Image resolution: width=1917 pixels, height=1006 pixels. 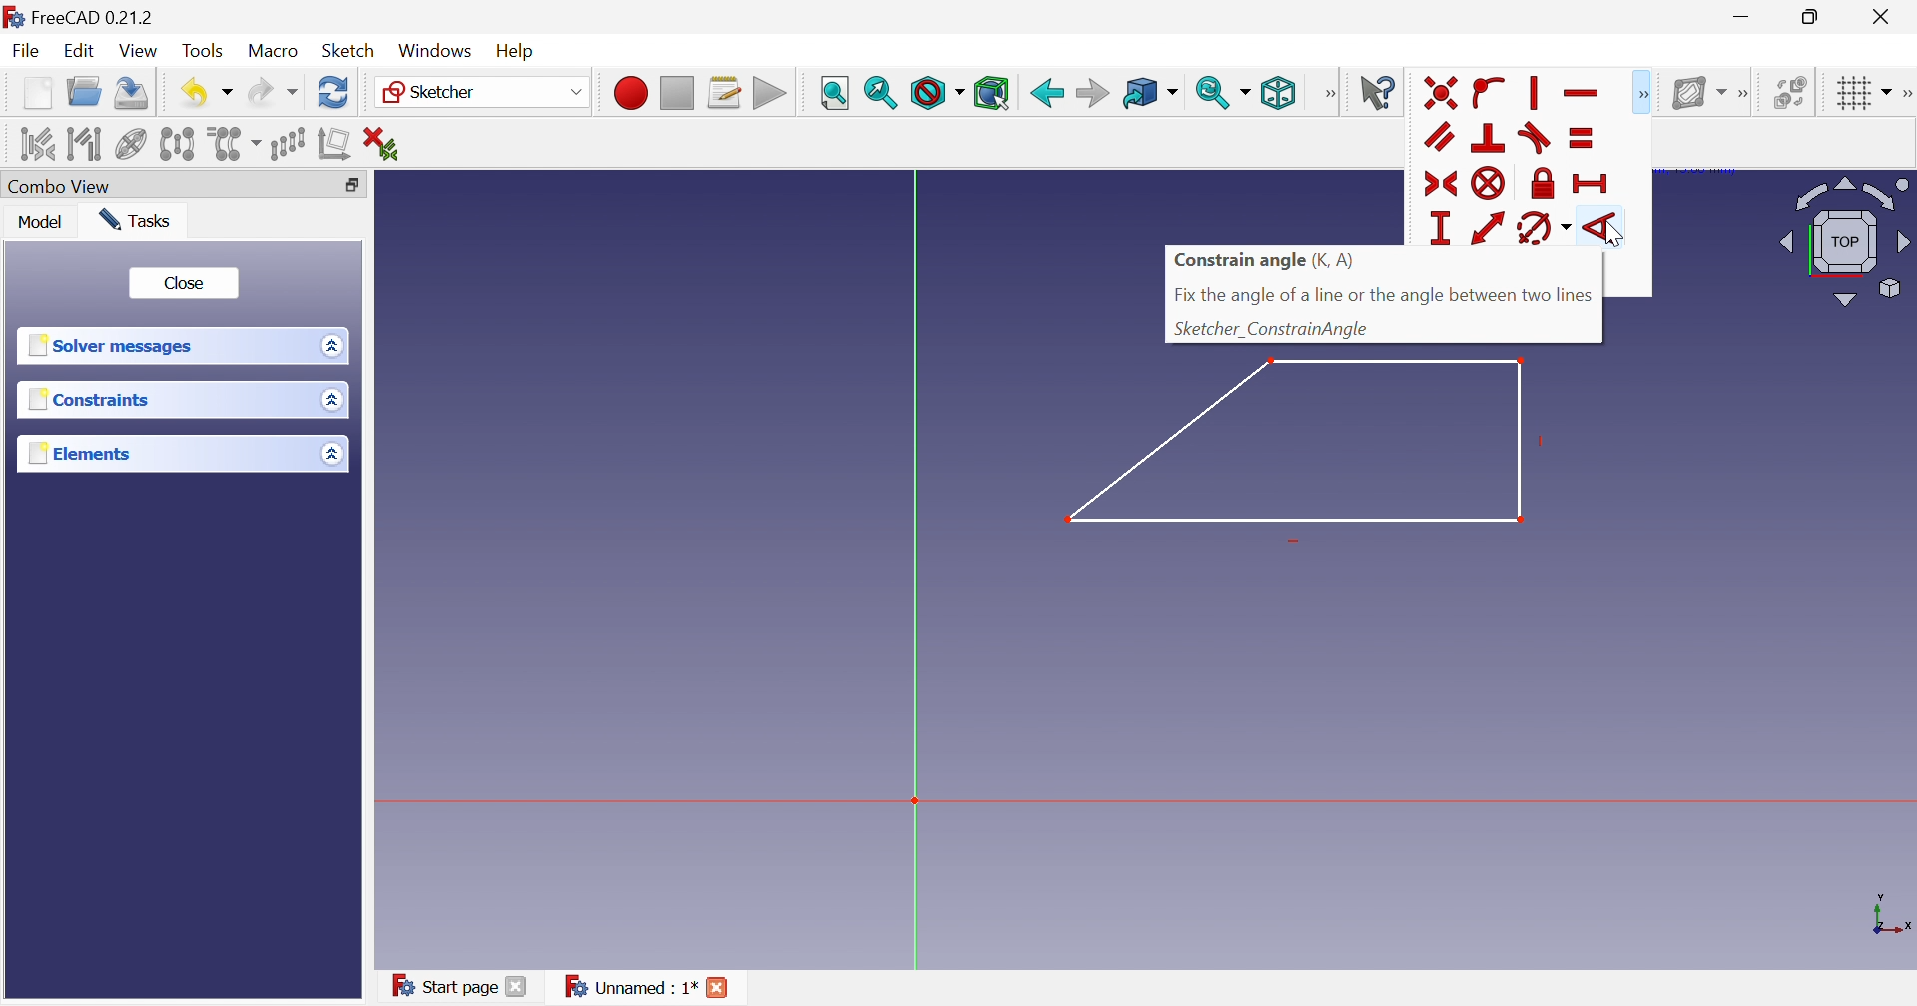 What do you see at coordinates (330, 453) in the screenshot?
I see `Drop Down` at bounding box center [330, 453].